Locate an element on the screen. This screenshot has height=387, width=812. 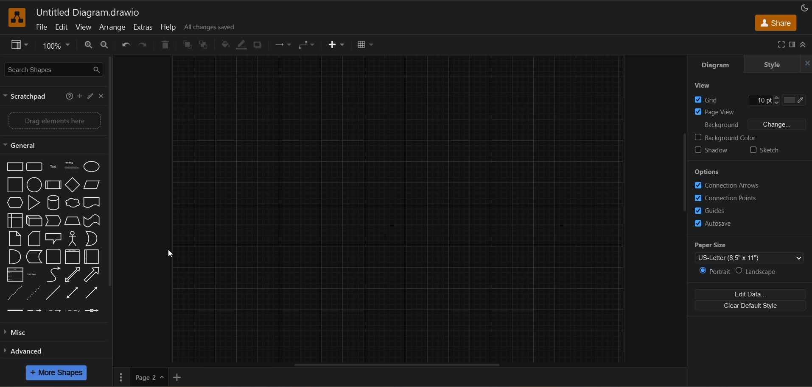
zoom is located at coordinates (56, 44).